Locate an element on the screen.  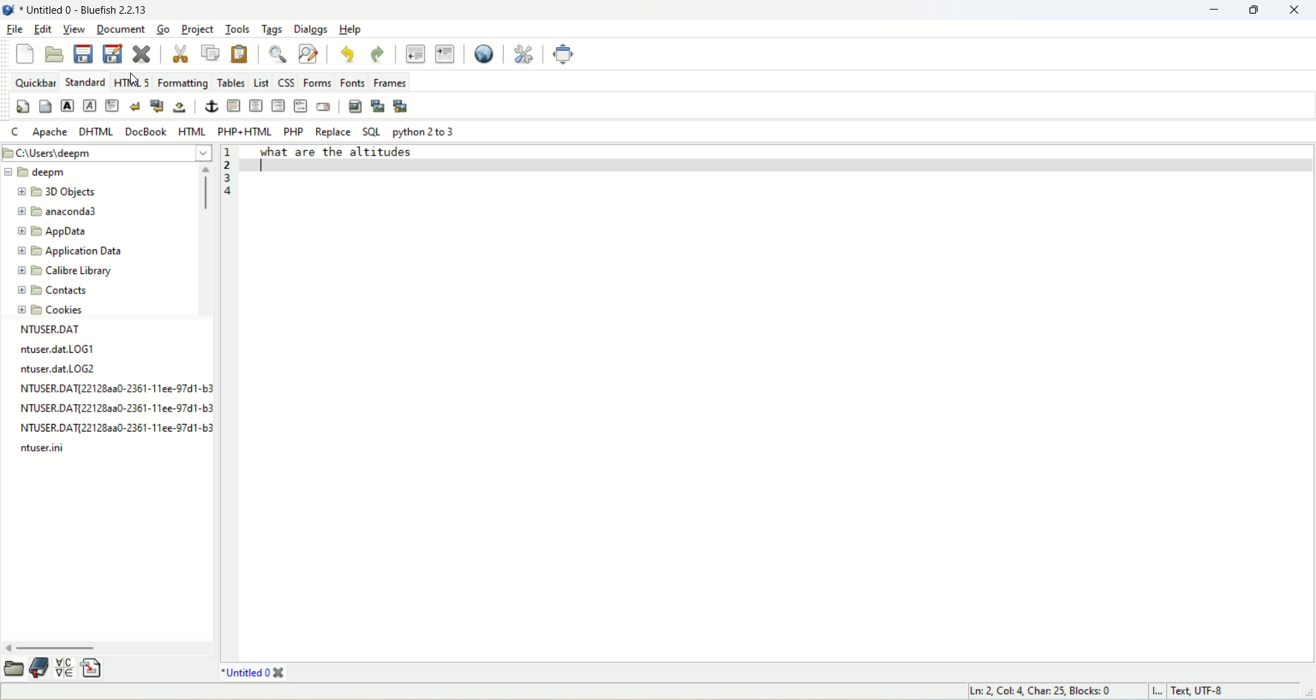
paste is located at coordinates (239, 53).